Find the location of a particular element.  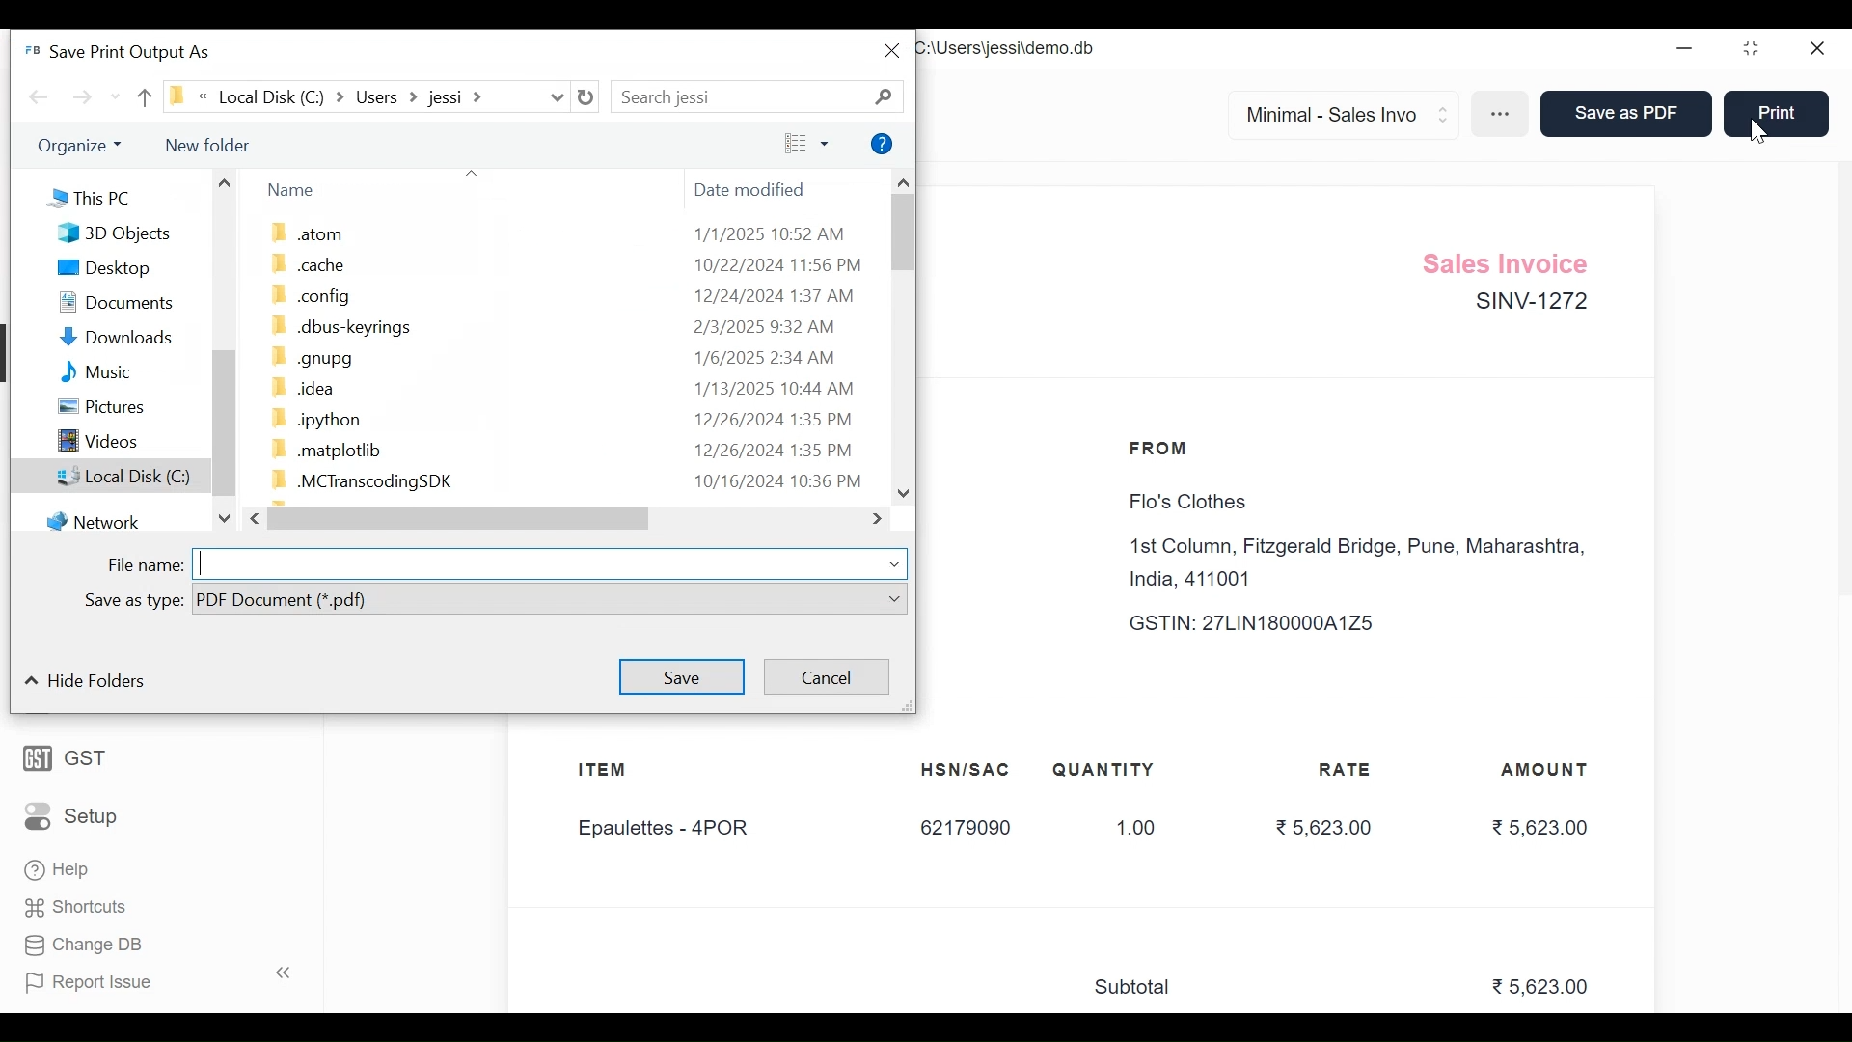

HSN/SAC is located at coordinates (967, 770).